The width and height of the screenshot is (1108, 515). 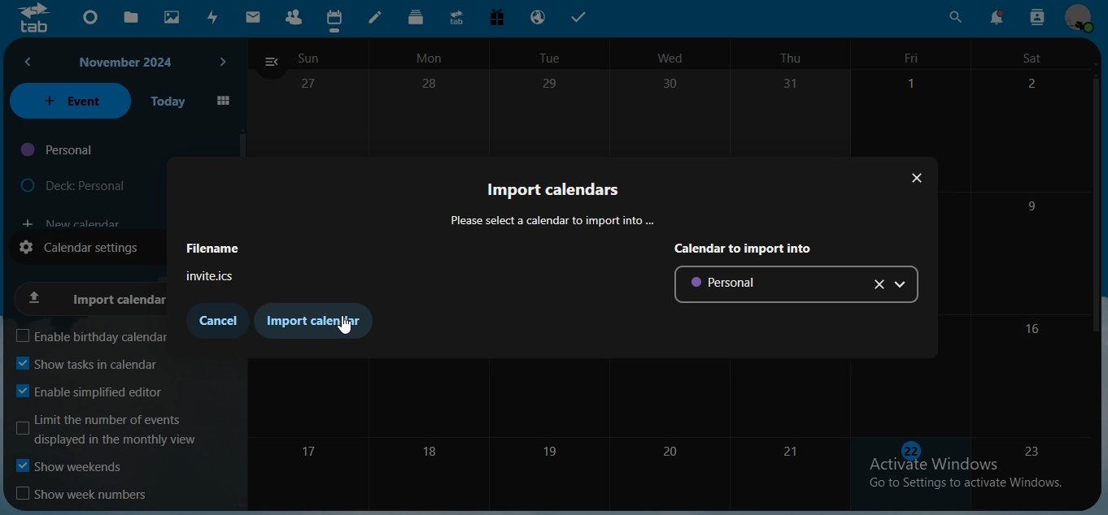 I want to click on notes, so click(x=378, y=18).